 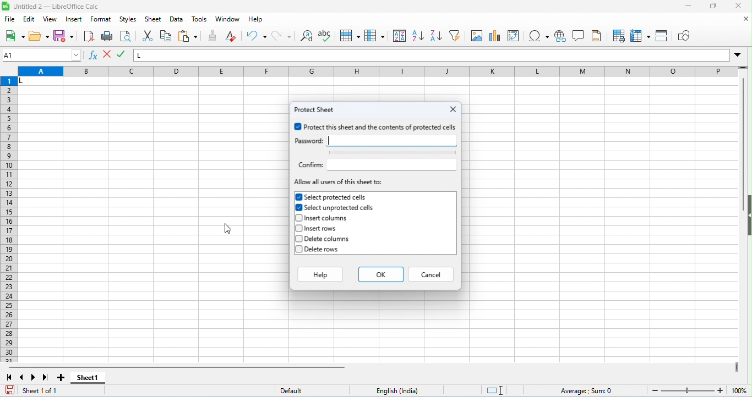 I want to click on default, so click(x=297, y=391).